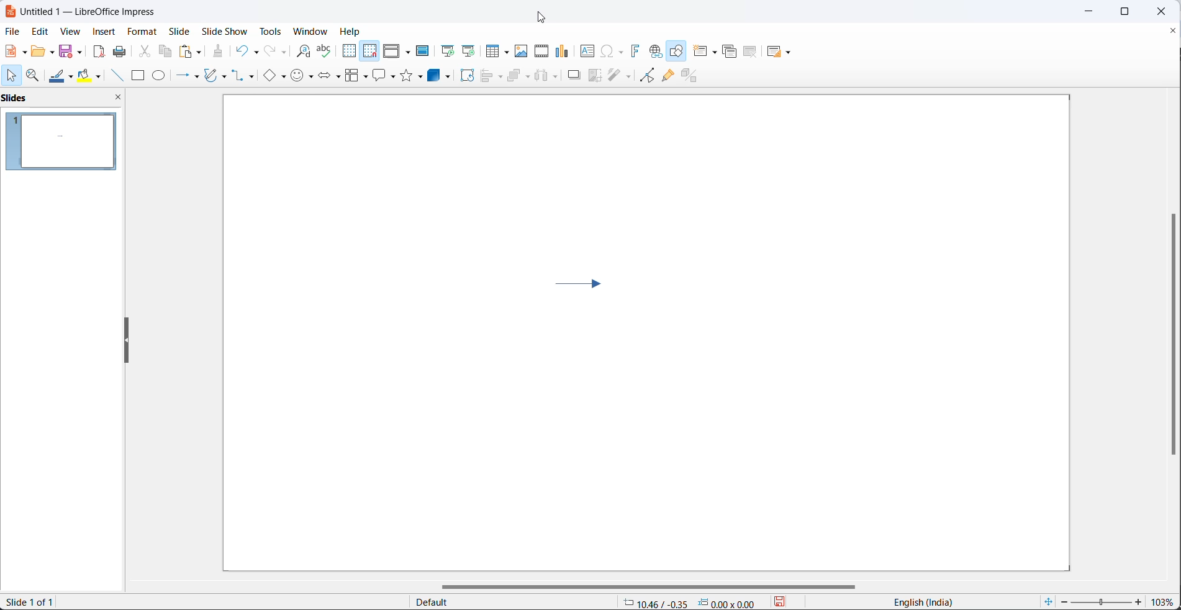  What do you see at coordinates (507, 602) in the screenshot?
I see `default page style` at bounding box center [507, 602].